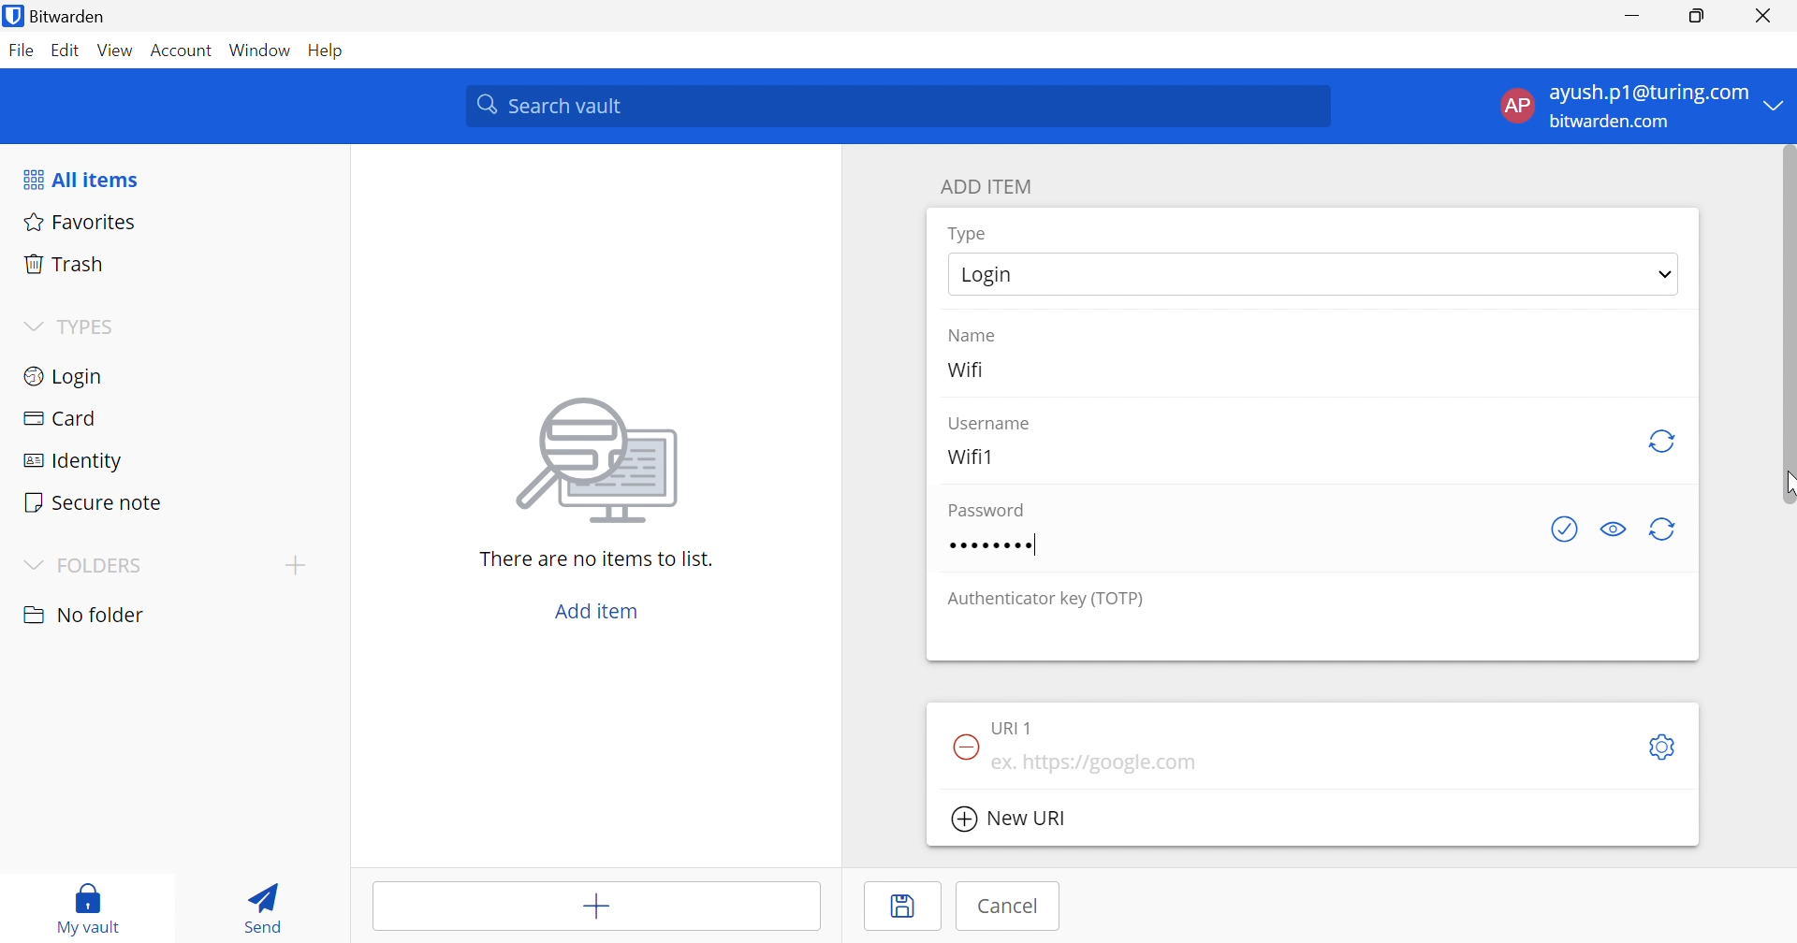 This screenshot has width=1797, height=943. Describe the element at coordinates (1614, 123) in the screenshot. I see `bitwarden.com` at that location.